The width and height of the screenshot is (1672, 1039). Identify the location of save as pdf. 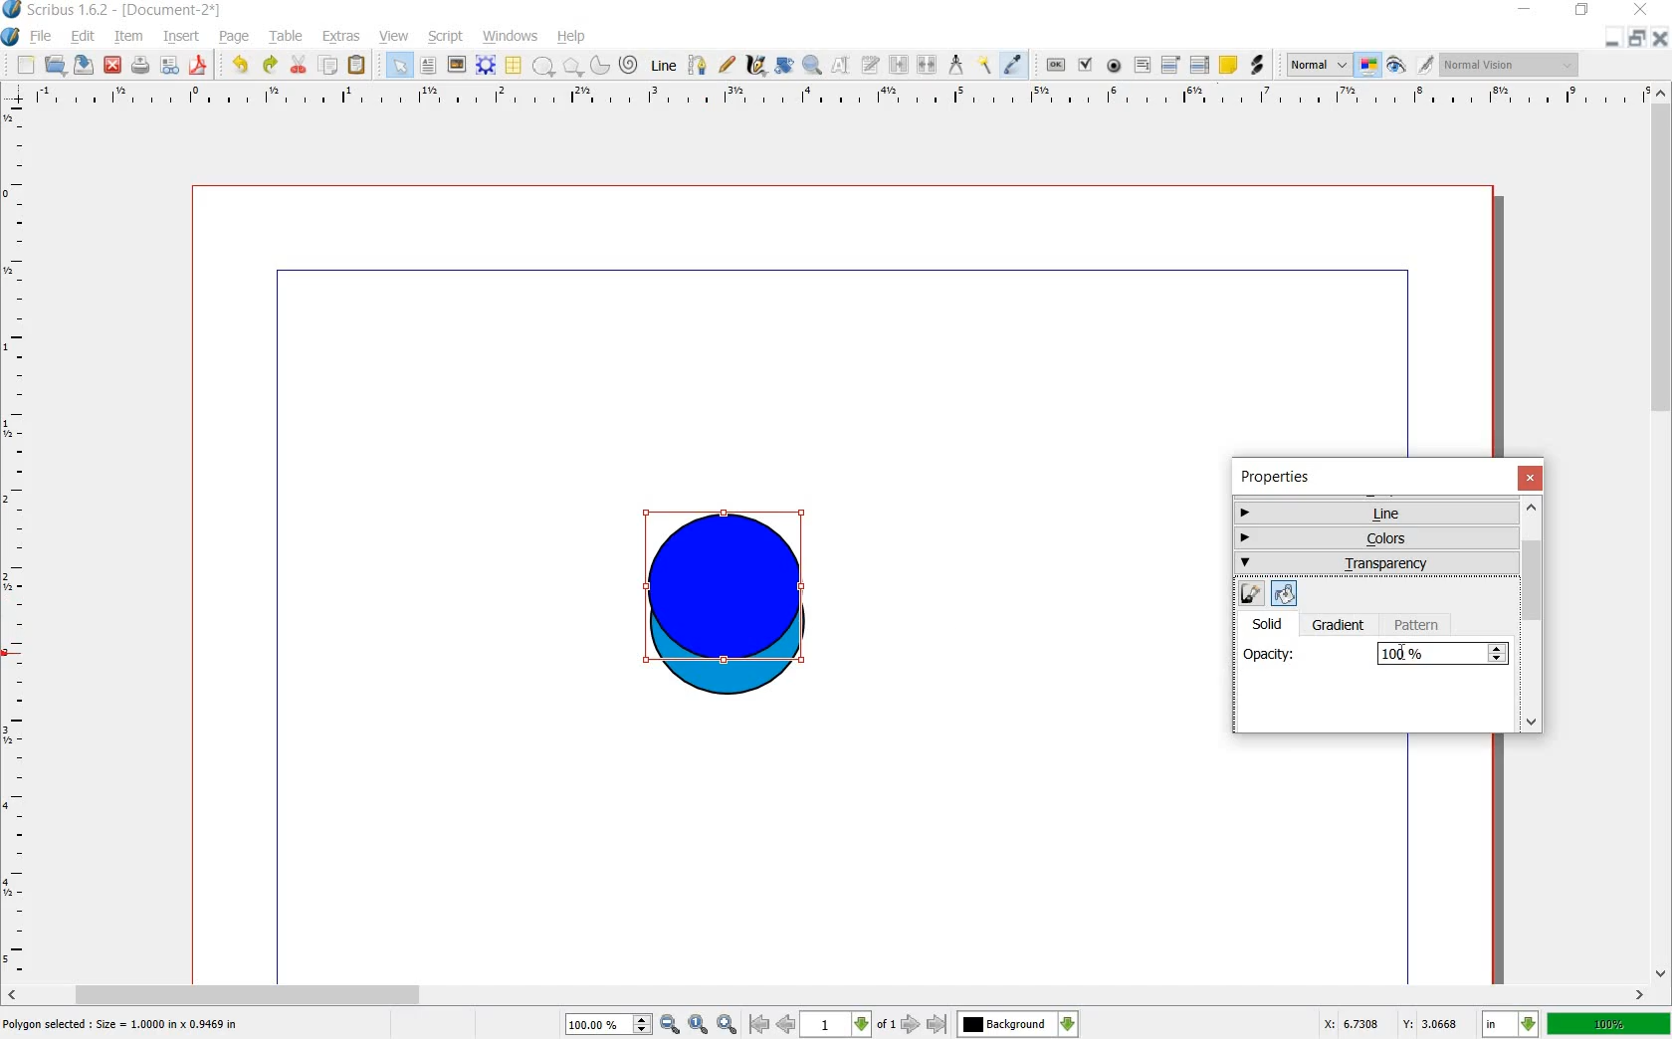
(197, 66).